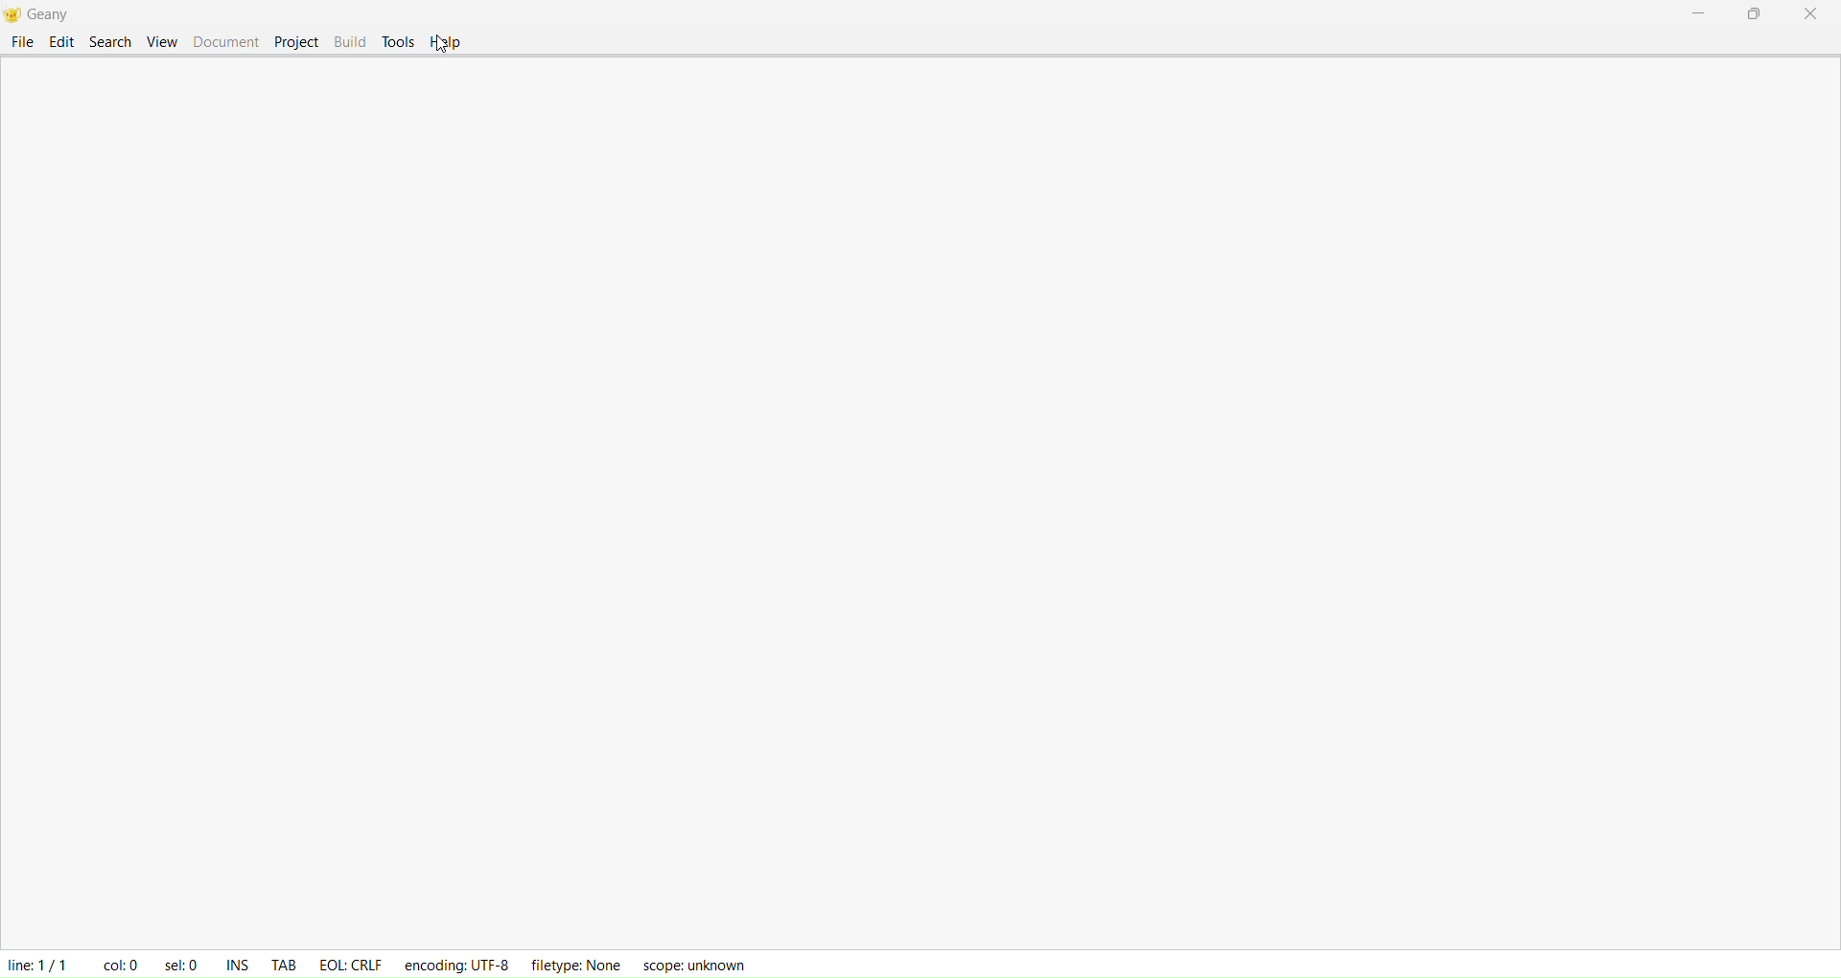  What do you see at coordinates (283, 957) in the screenshot?
I see `tab` at bounding box center [283, 957].